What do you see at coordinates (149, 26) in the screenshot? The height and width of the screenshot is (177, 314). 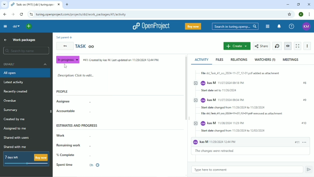 I see `OpenProject` at bounding box center [149, 26].